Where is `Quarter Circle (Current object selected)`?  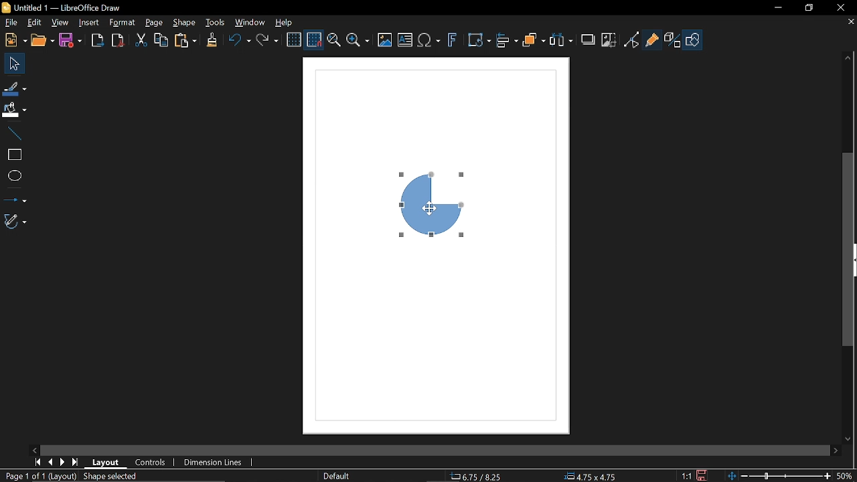
Quarter Circle (Current object selected) is located at coordinates (438, 201).